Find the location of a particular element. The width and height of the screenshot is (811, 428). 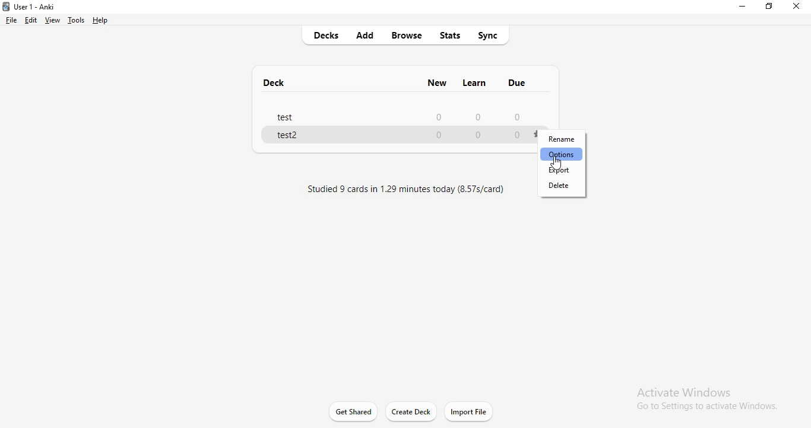

0 is located at coordinates (440, 117).